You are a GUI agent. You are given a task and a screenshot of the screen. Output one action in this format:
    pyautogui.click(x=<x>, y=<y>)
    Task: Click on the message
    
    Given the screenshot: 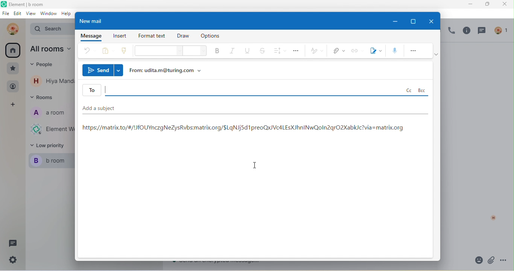 What is the action you would take?
    pyautogui.click(x=90, y=36)
    